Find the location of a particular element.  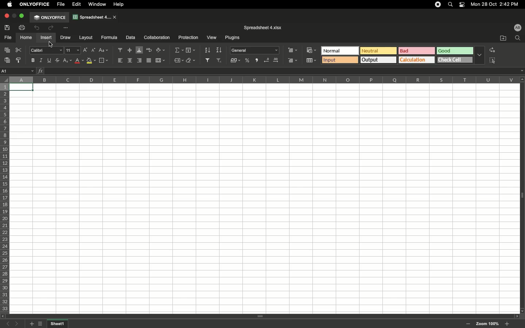

Zoom is located at coordinates (487, 324).